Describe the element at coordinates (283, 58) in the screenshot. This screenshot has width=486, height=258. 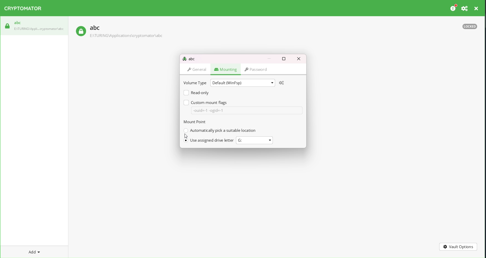
I see `maximize` at that location.